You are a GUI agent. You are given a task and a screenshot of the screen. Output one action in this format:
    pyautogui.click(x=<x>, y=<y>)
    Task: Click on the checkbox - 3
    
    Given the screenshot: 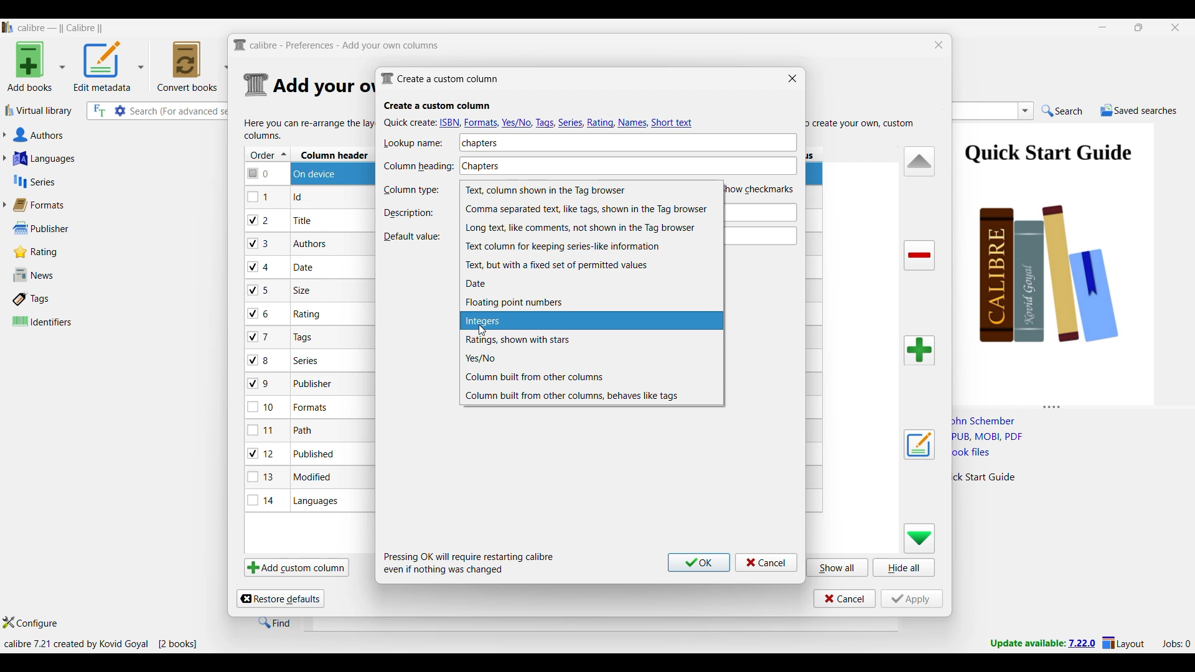 What is the action you would take?
    pyautogui.click(x=260, y=244)
    